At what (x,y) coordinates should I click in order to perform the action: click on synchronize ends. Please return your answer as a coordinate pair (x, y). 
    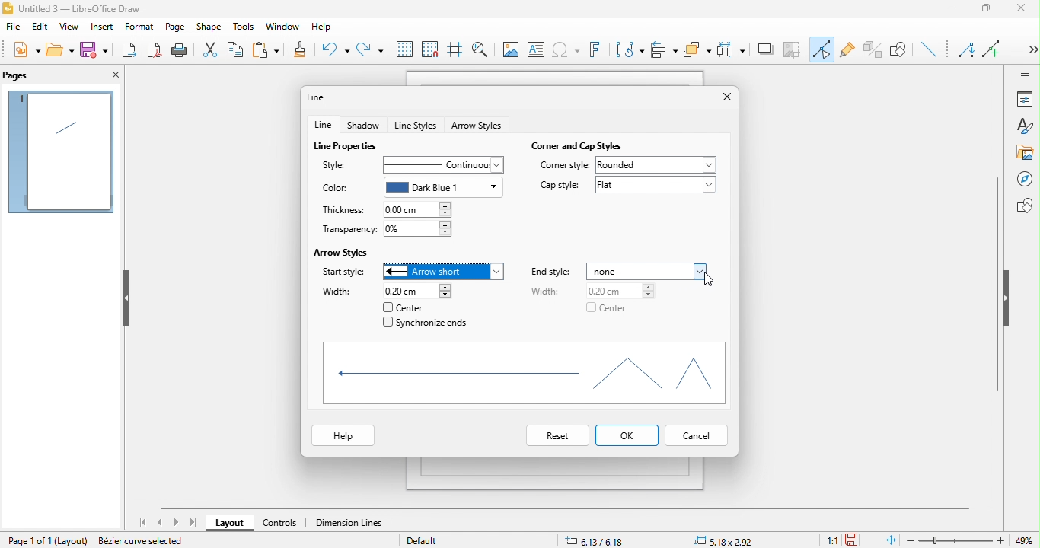
    Looking at the image, I should click on (427, 324).